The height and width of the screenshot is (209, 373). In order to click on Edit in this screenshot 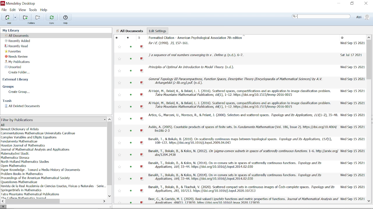, I will do `click(13, 10)`.